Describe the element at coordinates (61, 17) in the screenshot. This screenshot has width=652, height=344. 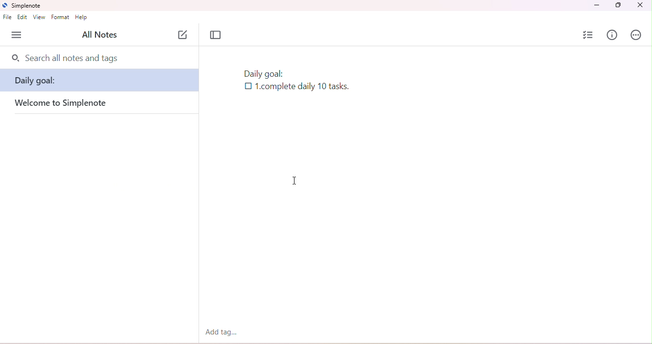
I see `format` at that location.